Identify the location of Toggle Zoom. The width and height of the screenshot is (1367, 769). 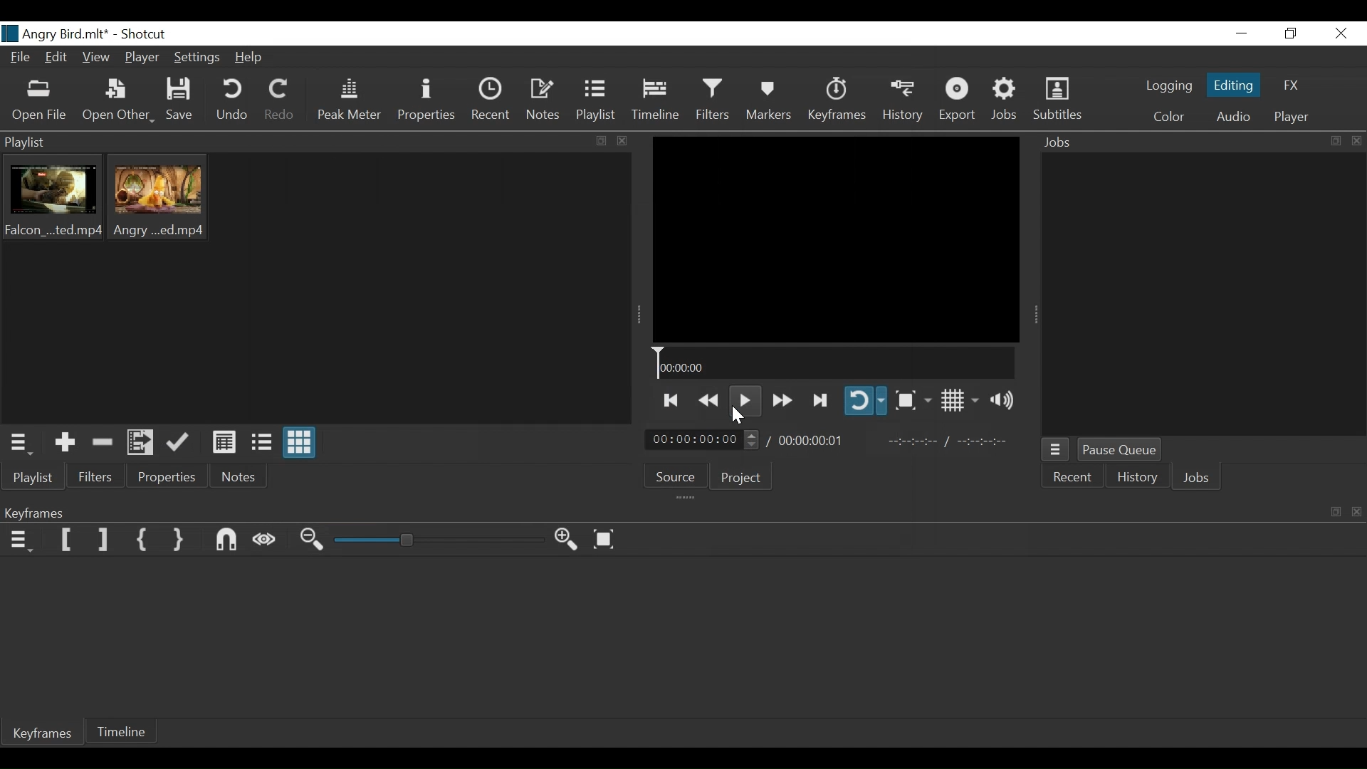
(916, 402).